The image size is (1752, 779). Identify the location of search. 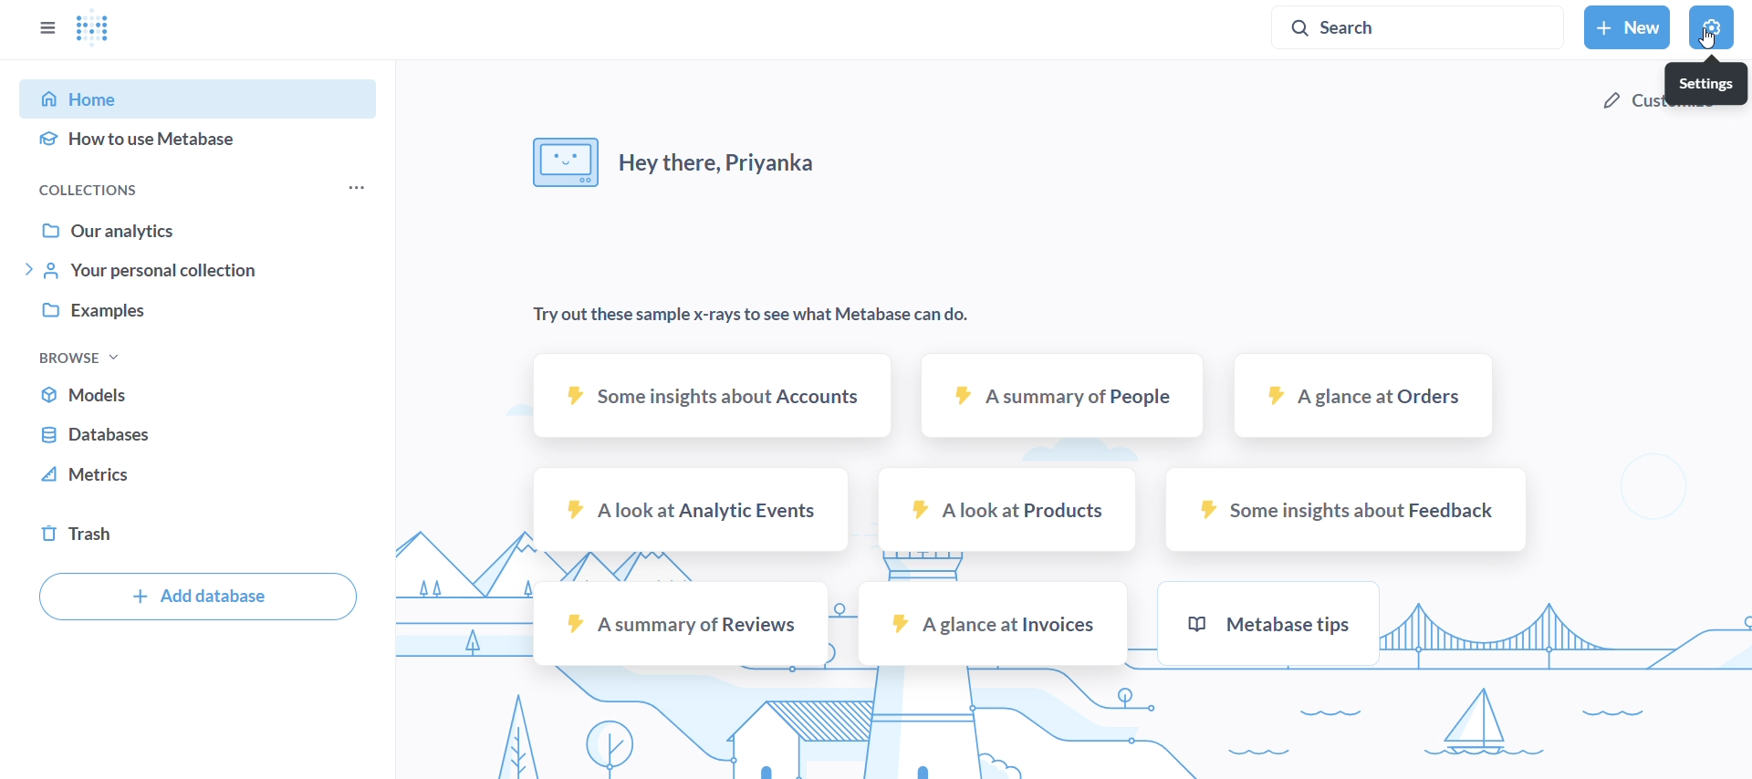
(1419, 29).